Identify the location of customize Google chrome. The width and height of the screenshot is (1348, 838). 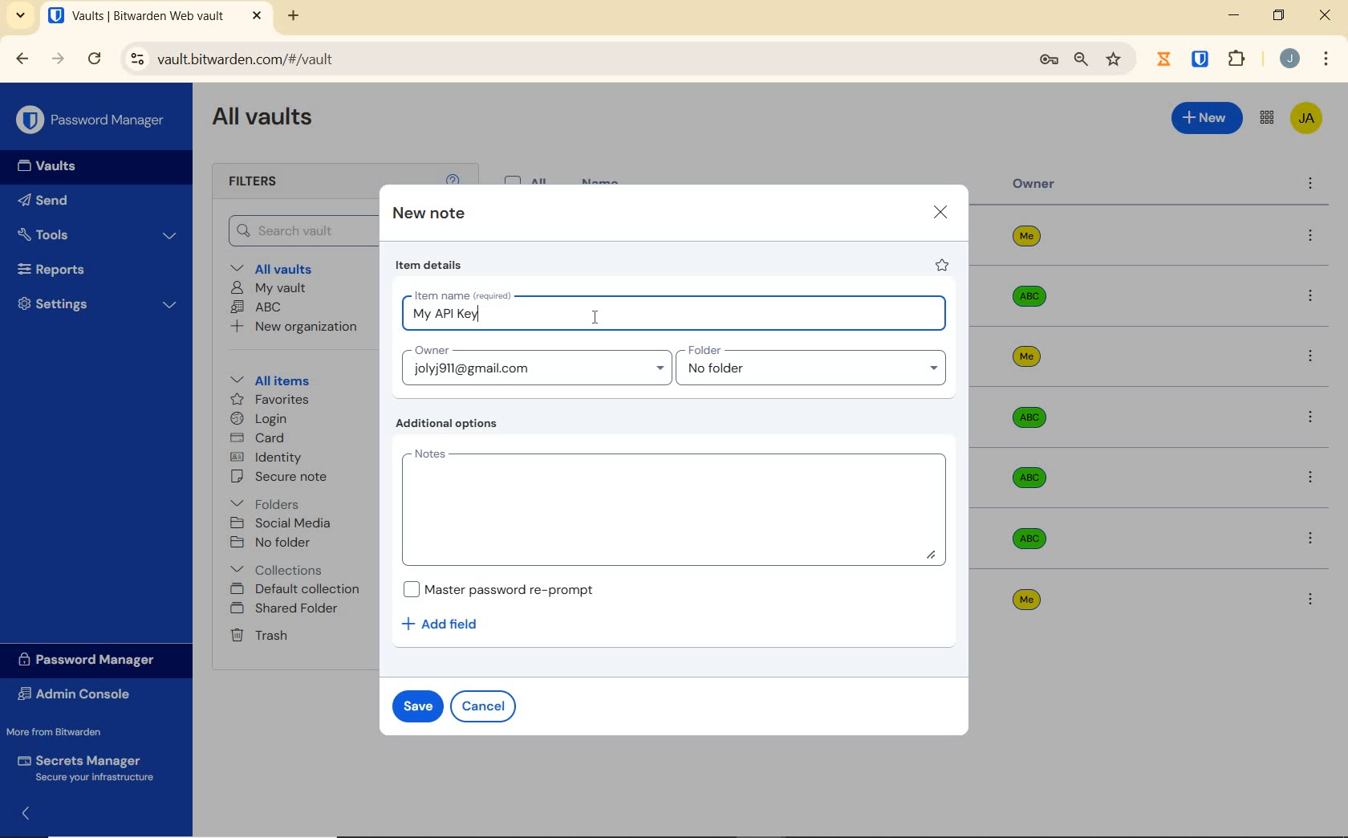
(1326, 60).